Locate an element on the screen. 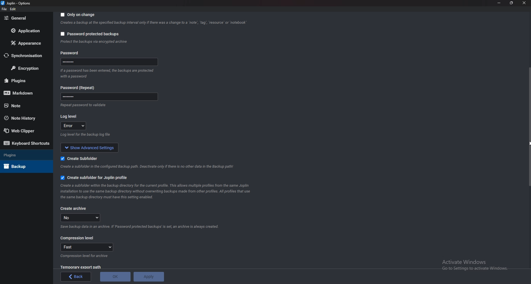 The height and width of the screenshot is (284, 531). Keyboard shortcuts is located at coordinates (27, 143).